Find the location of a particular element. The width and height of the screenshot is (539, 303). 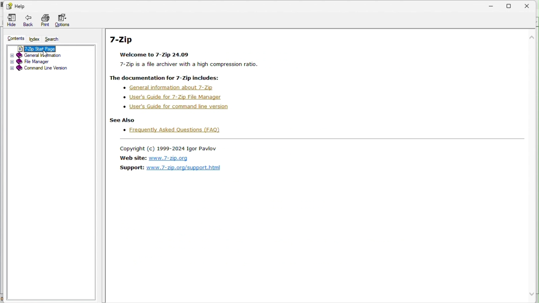

7 zip start page is located at coordinates (51, 48).